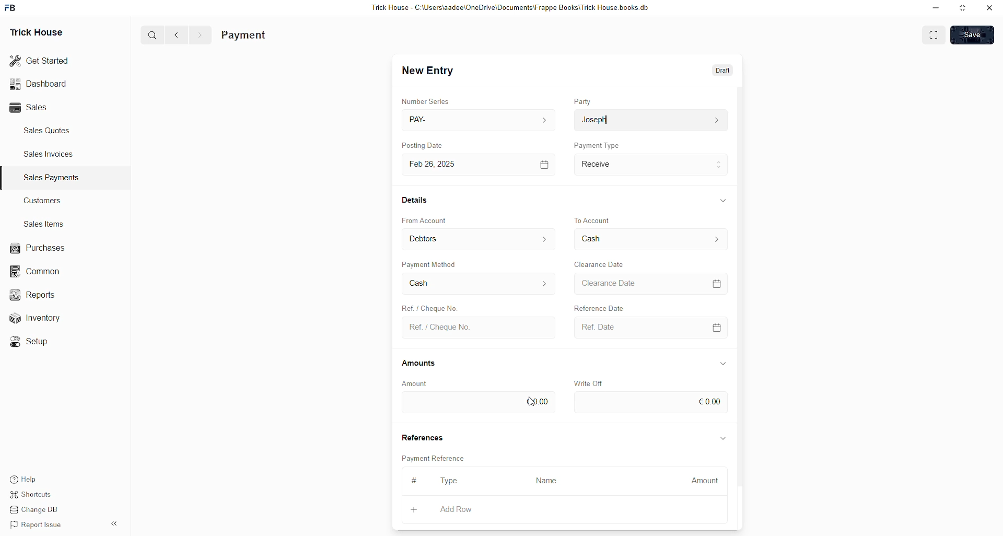 This screenshot has width=1003, height=536. Describe the element at coordinates (701, 482) in the screenshot. I see `Amount` at that location.